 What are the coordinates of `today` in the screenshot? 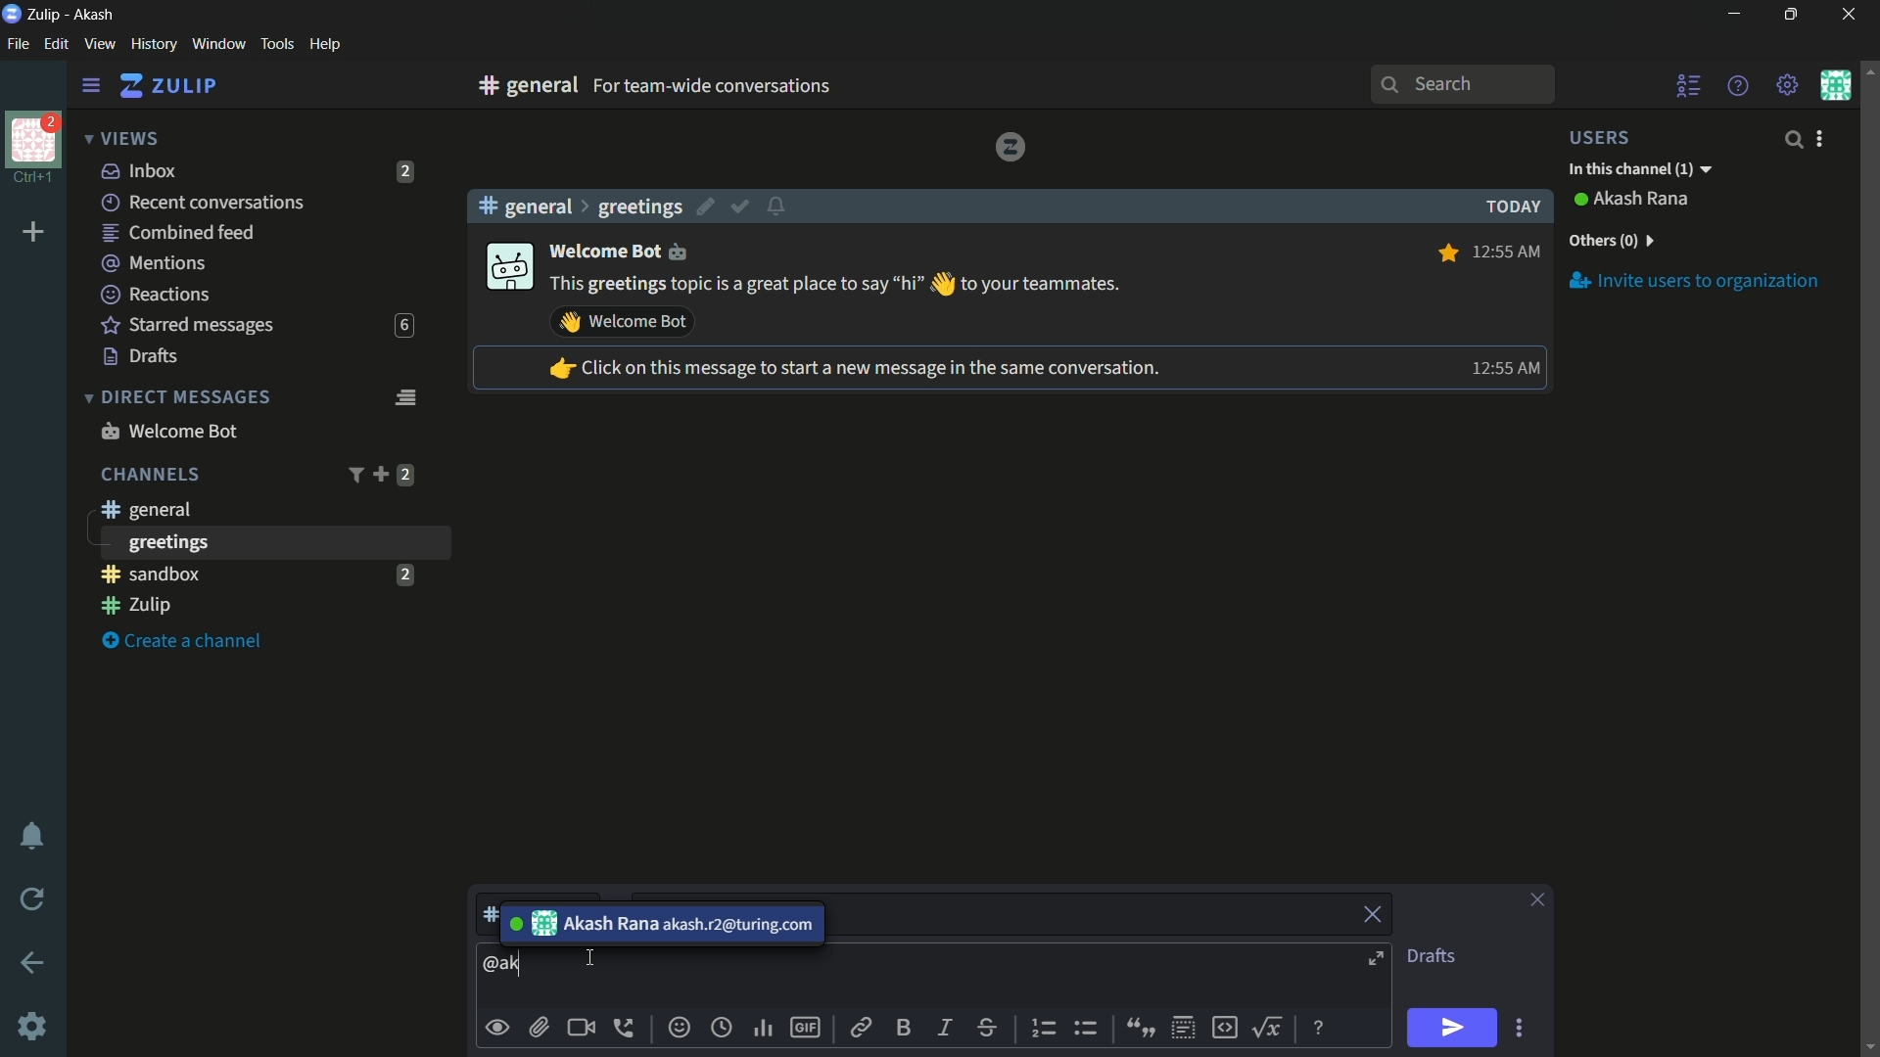 It's located at (1508, 207).